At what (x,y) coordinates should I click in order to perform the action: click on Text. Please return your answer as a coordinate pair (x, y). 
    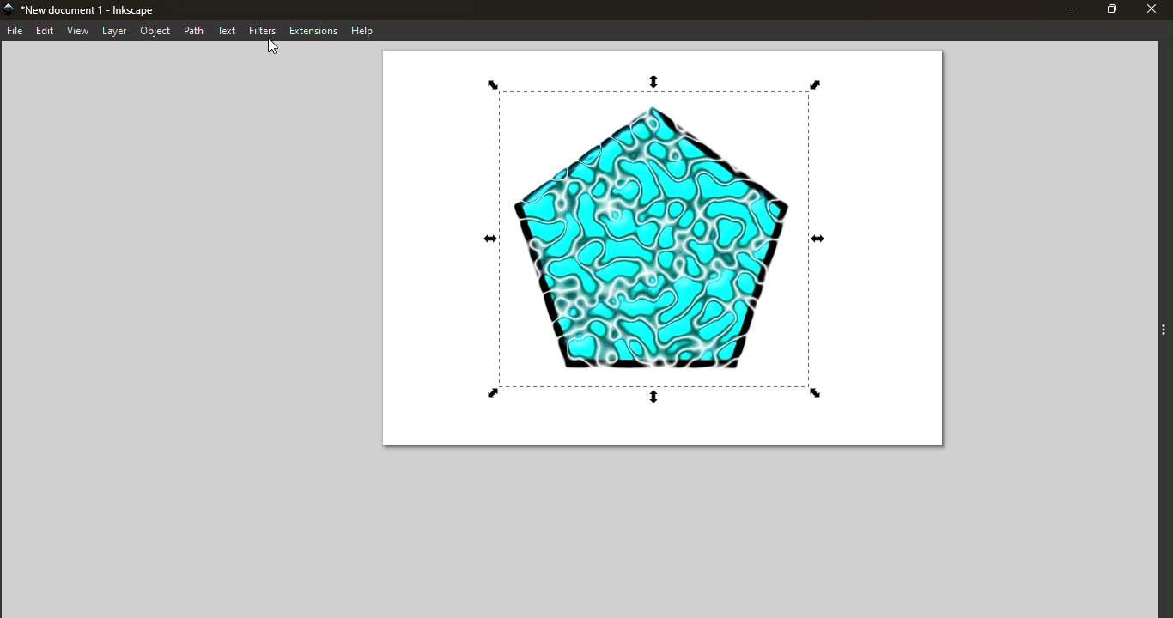
    Looking at the image, I should click on (228, 31).